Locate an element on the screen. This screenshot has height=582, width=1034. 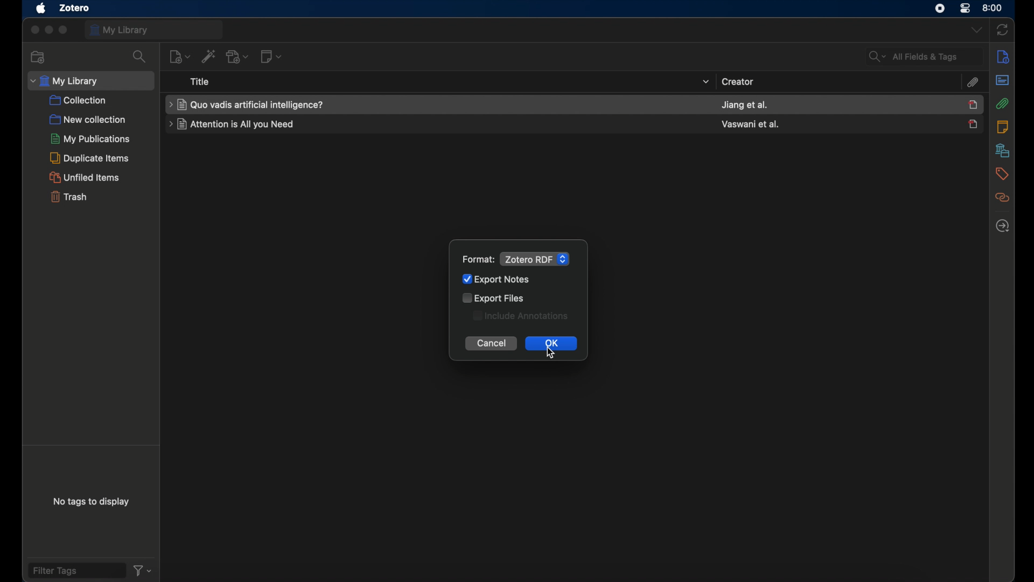
unified items is located at coordinates (84, 177).